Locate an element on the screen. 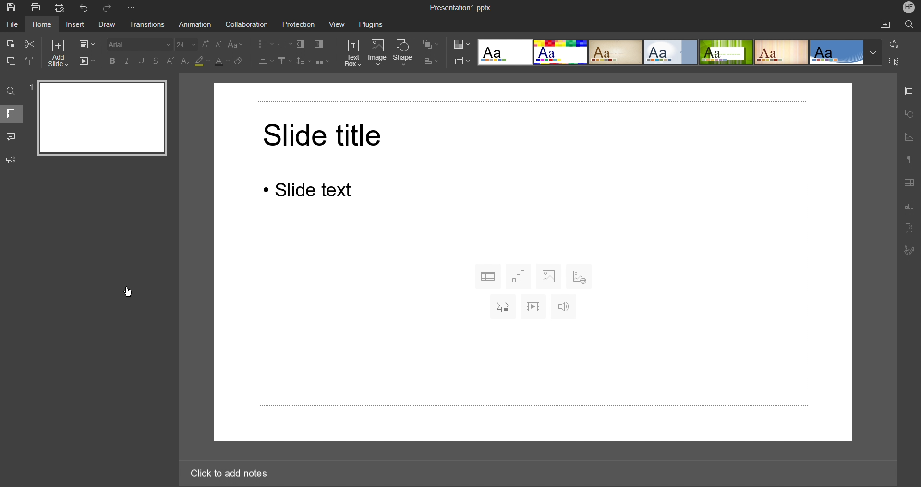  Undo is located at coordinates (84, 8).